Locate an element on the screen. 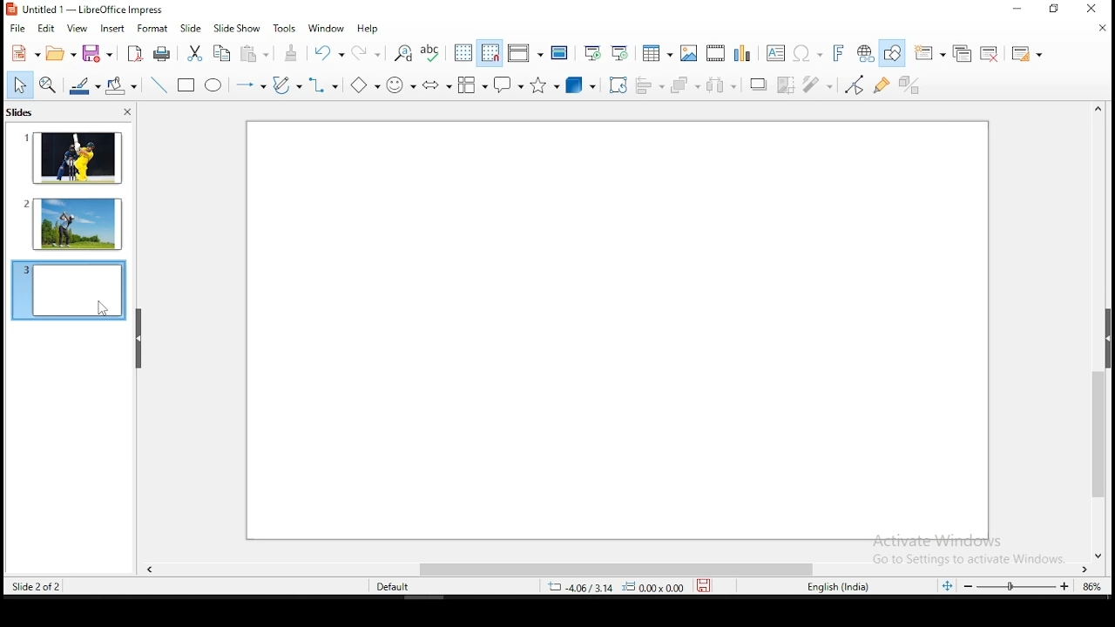 The height and width of the screenshot is (627, 1115). line color is located at coordinates (83, 86).